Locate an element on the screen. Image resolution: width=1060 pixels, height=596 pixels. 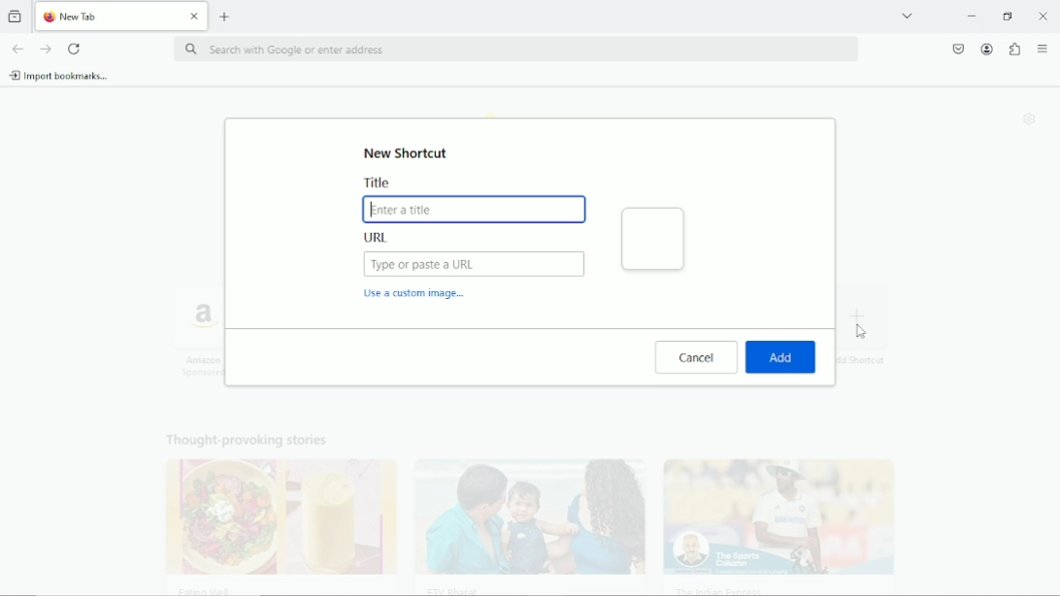
minimize is located at coordinates (970, 17).